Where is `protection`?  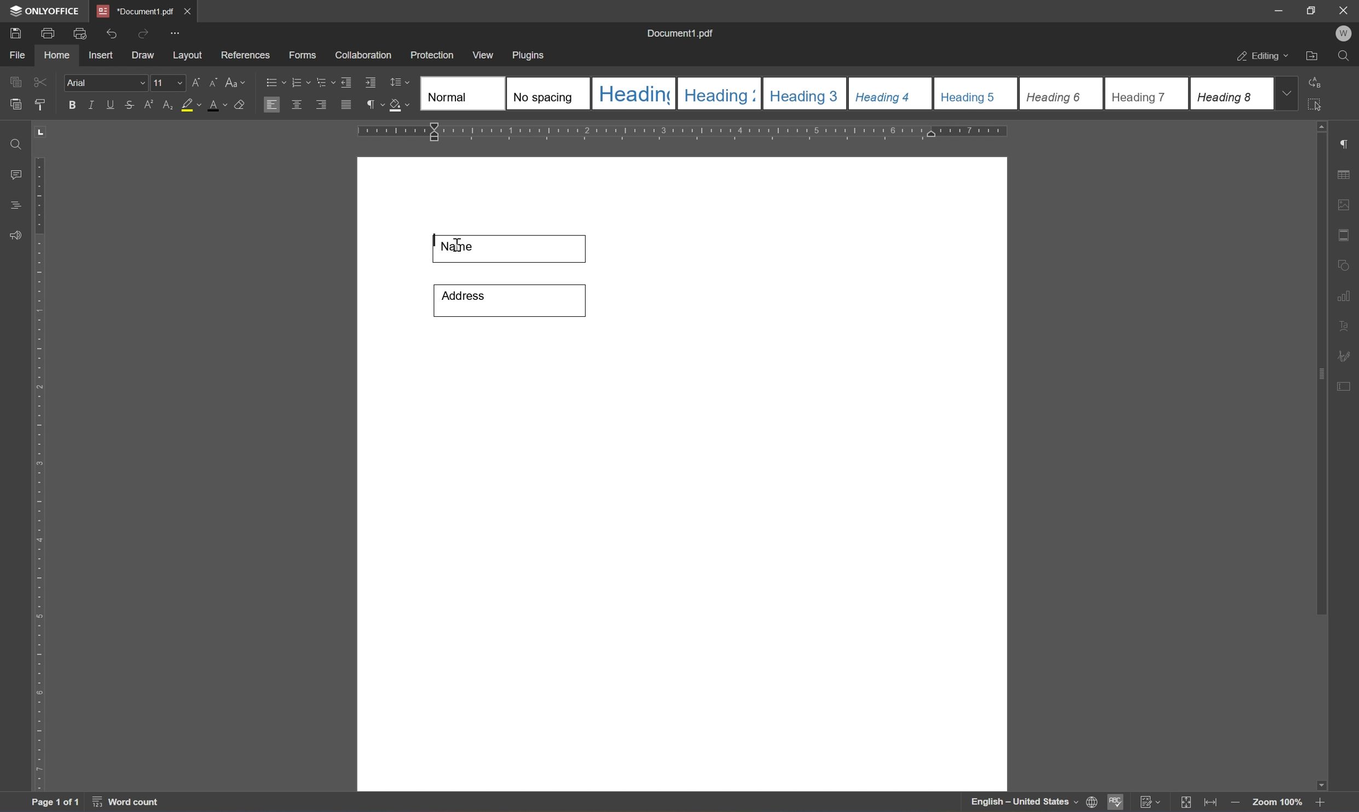 protection is located at coordinates (433, 54).